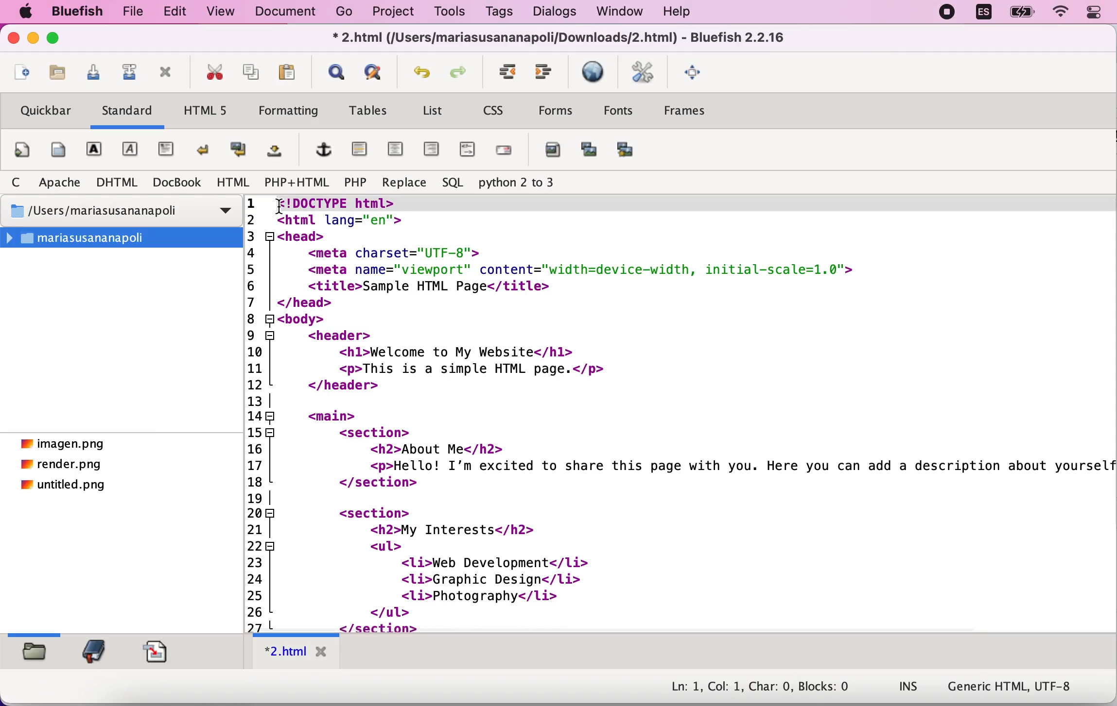 The width and height of the screenshot is (1117, 706). I want to click on replace, so click(402, 182).